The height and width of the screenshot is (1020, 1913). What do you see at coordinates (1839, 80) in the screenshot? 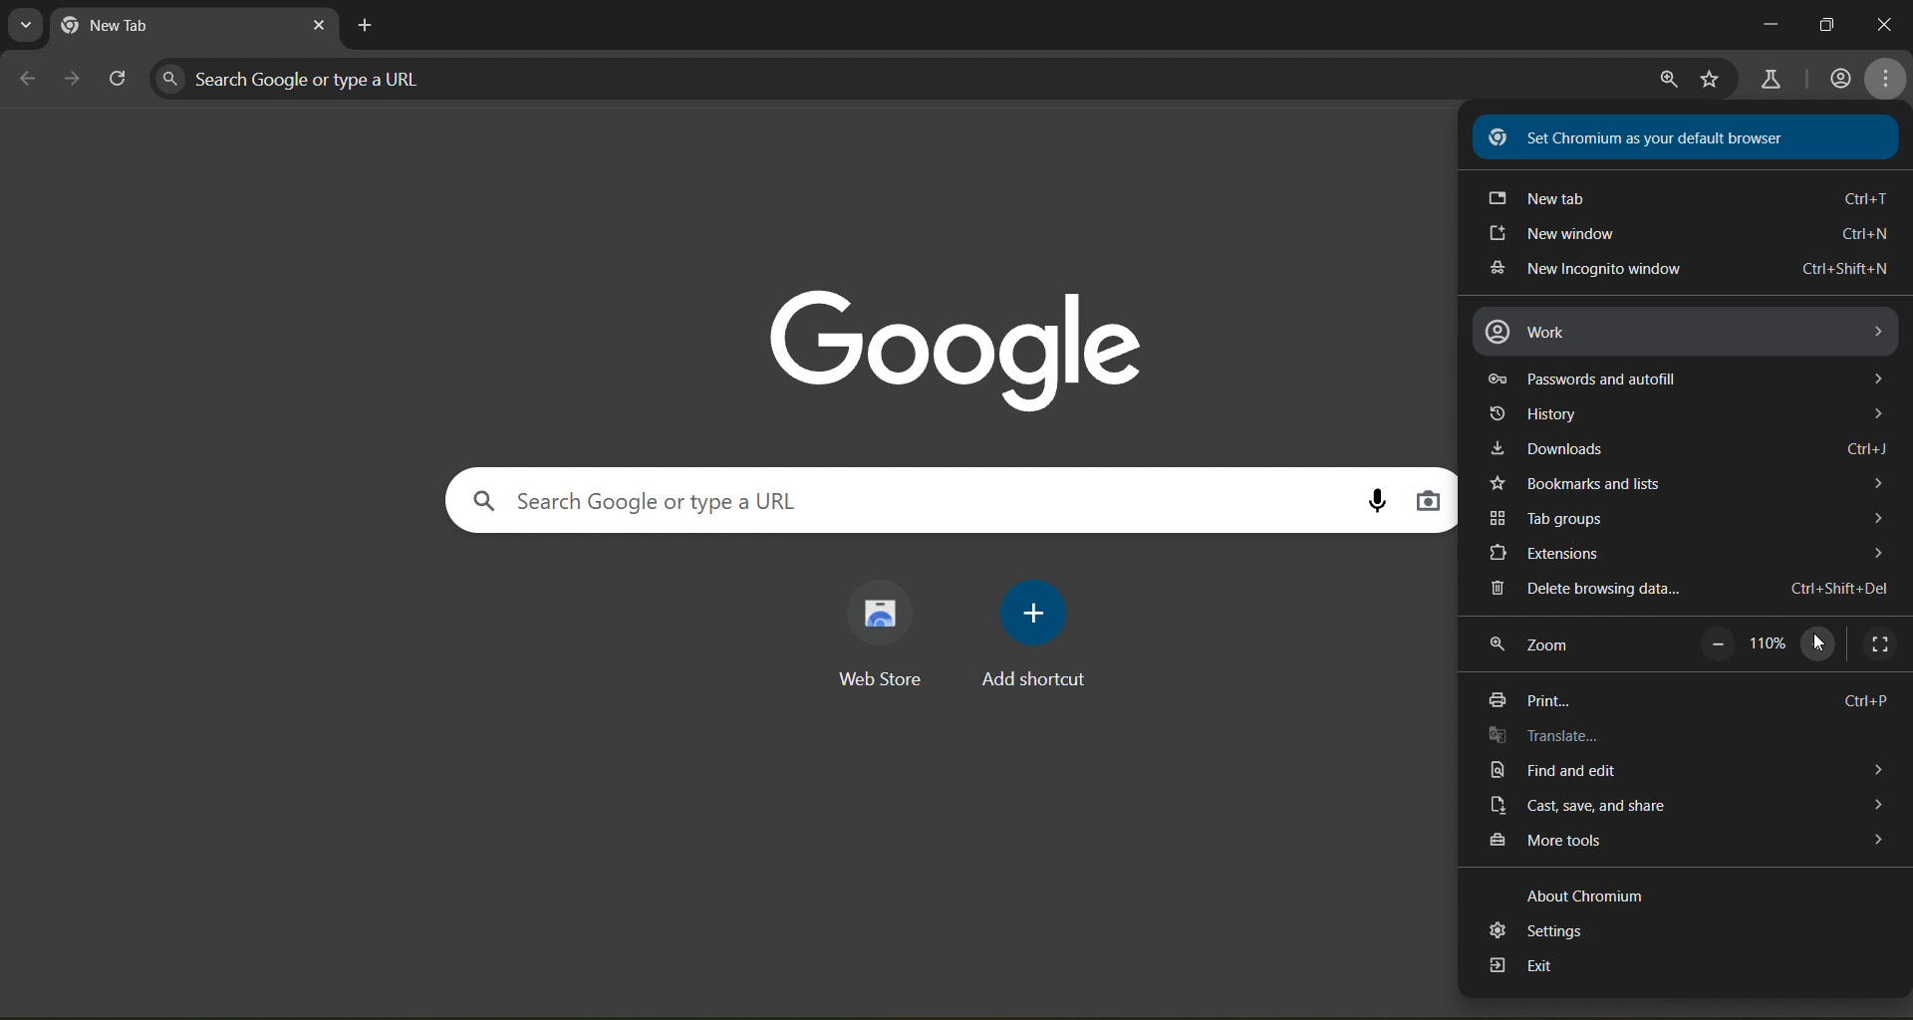
I see `account` at bounding box center [1839, 80].